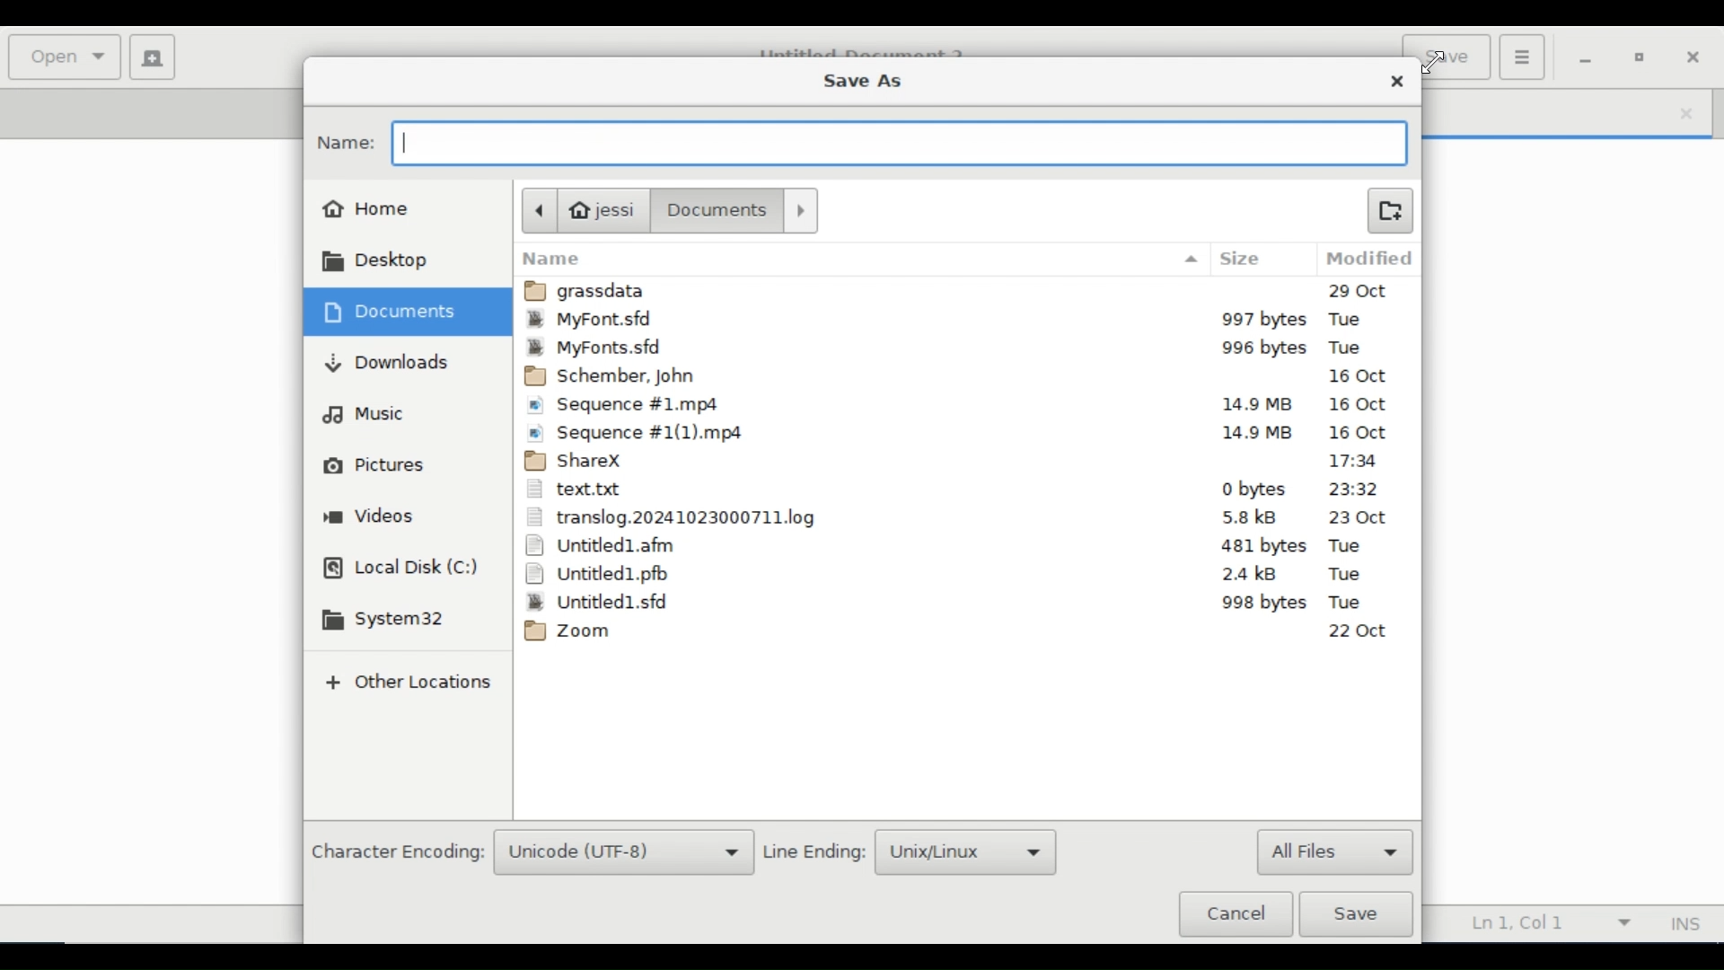  What do you see at coordinates (346, 143) in the screenshot?
I see `Name` at bounding box center [346, 143].